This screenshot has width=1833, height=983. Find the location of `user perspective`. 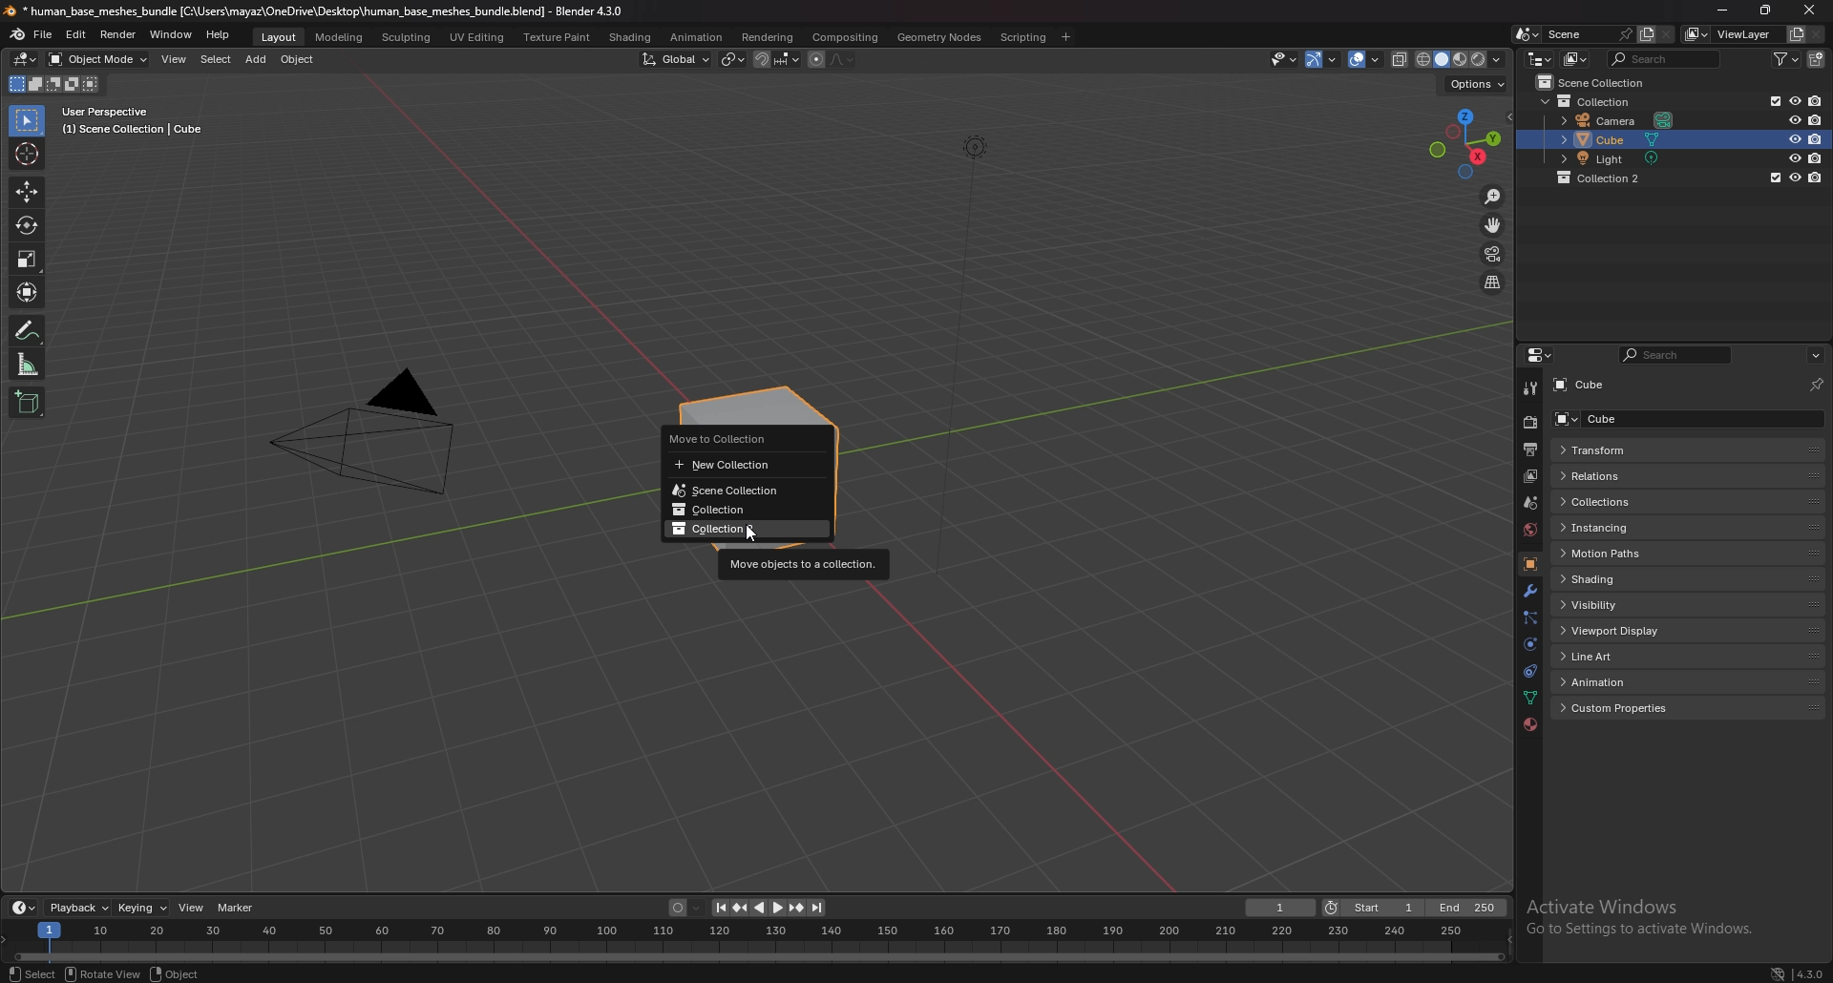

user perspective is located at coordinates (129, 121).